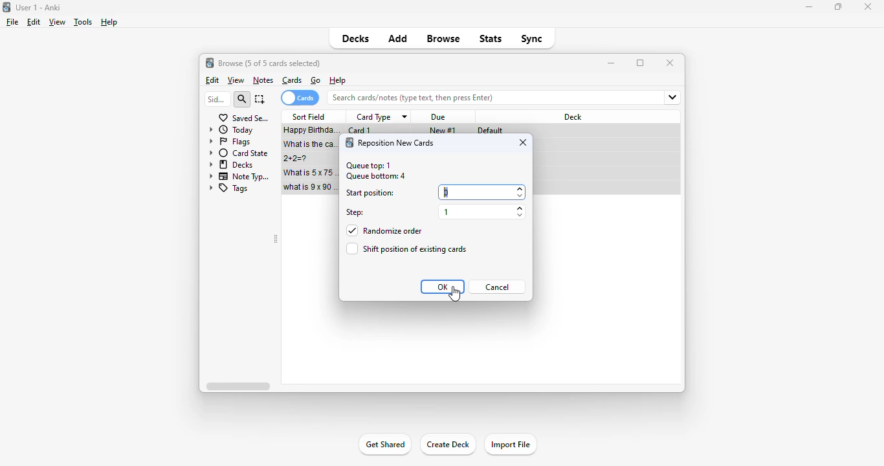  Describe the element at coordinates (313, 172) in the screenshot. I see `what is 5x75=?` at that location.